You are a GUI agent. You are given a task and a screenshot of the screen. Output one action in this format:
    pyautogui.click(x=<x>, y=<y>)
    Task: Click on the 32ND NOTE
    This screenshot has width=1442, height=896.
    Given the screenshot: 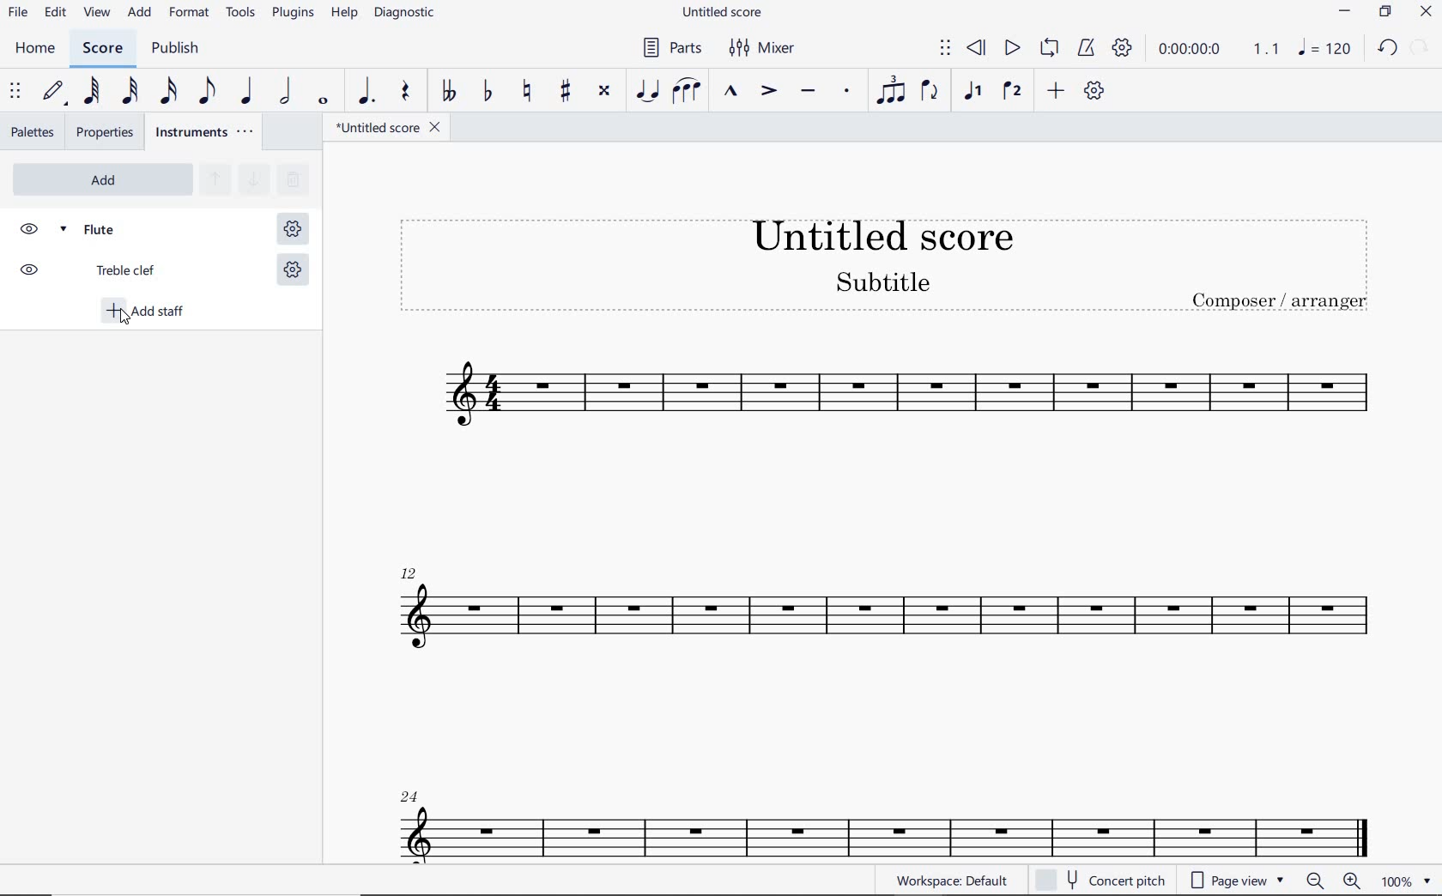 What is the action you would take?
    pyautogui.click(x=130, y=92)
    